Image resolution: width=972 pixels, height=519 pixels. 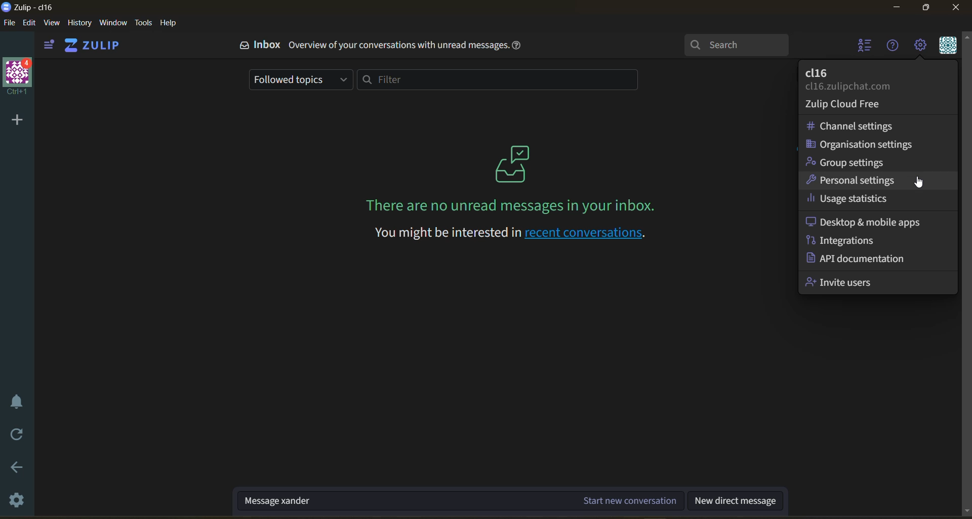 What do you see at coordinates (54, 24) in the screenshot?
I see `view` at bounding box center [54, 24].